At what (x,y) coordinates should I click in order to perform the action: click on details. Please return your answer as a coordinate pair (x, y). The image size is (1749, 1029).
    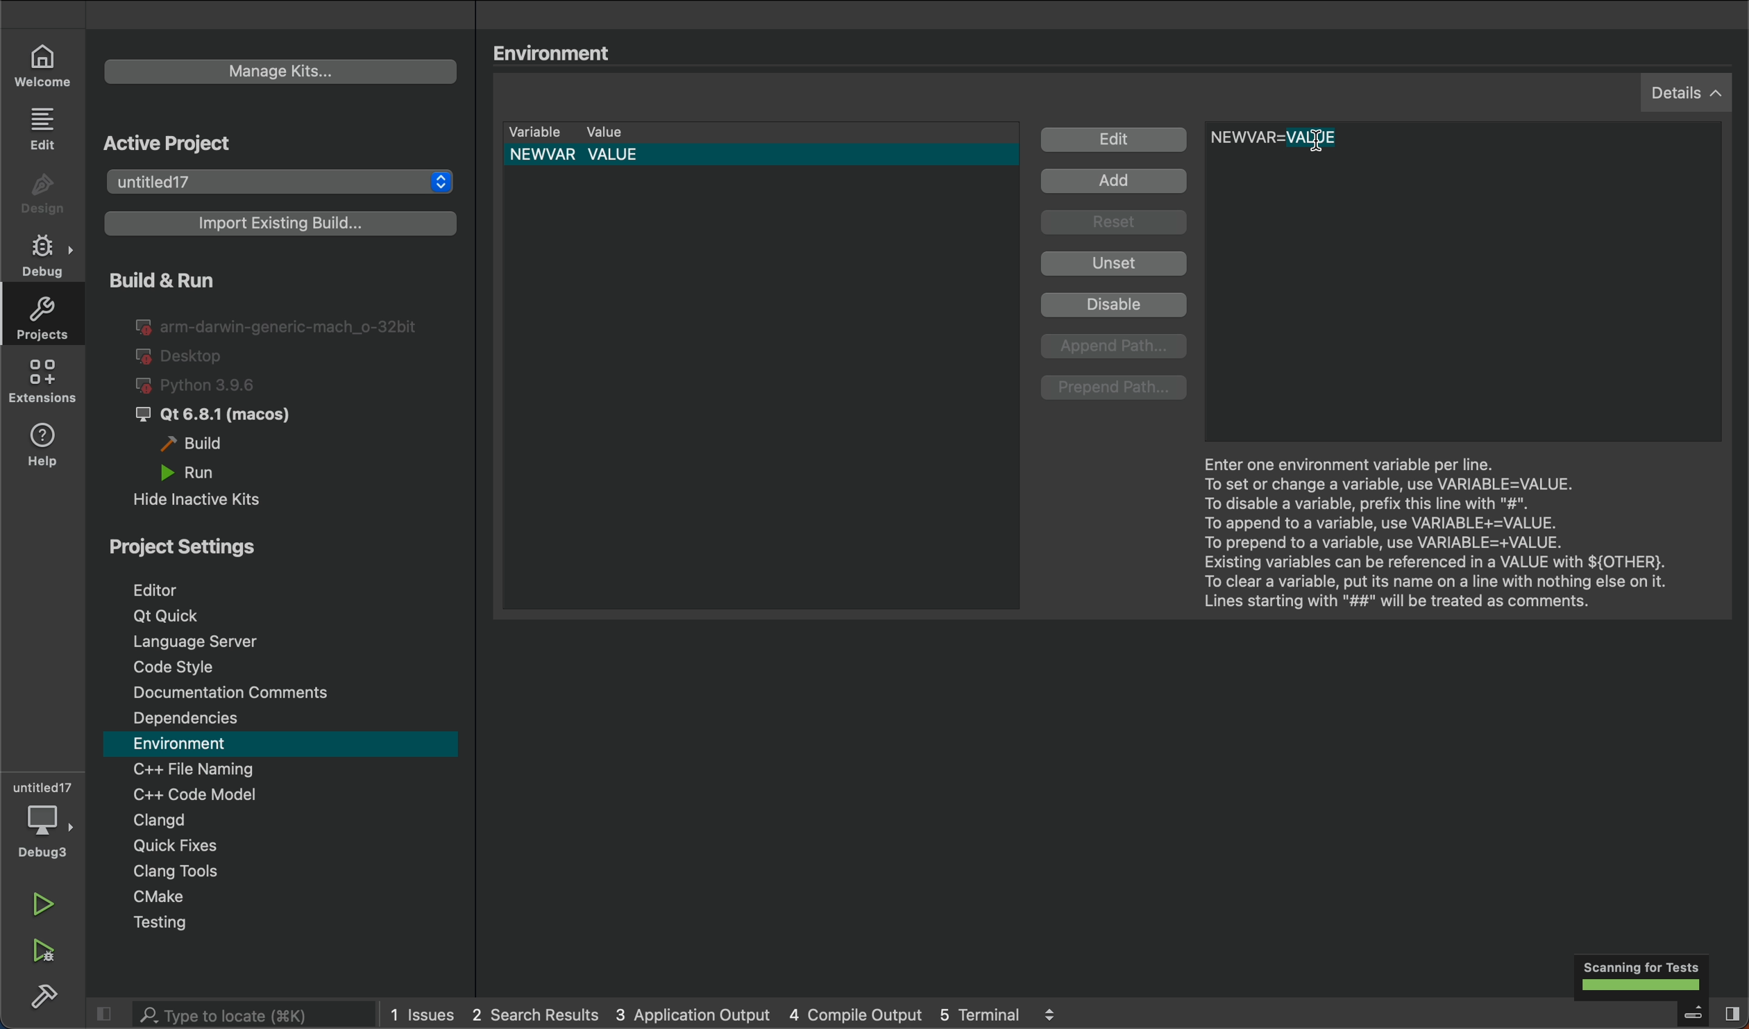
    Looking at the image, I should click on (1691, 92).